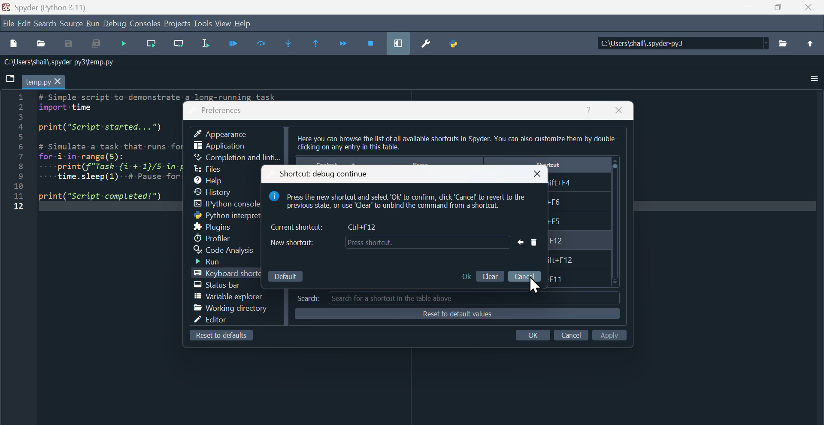  I want to click on close, so click(540, 174).